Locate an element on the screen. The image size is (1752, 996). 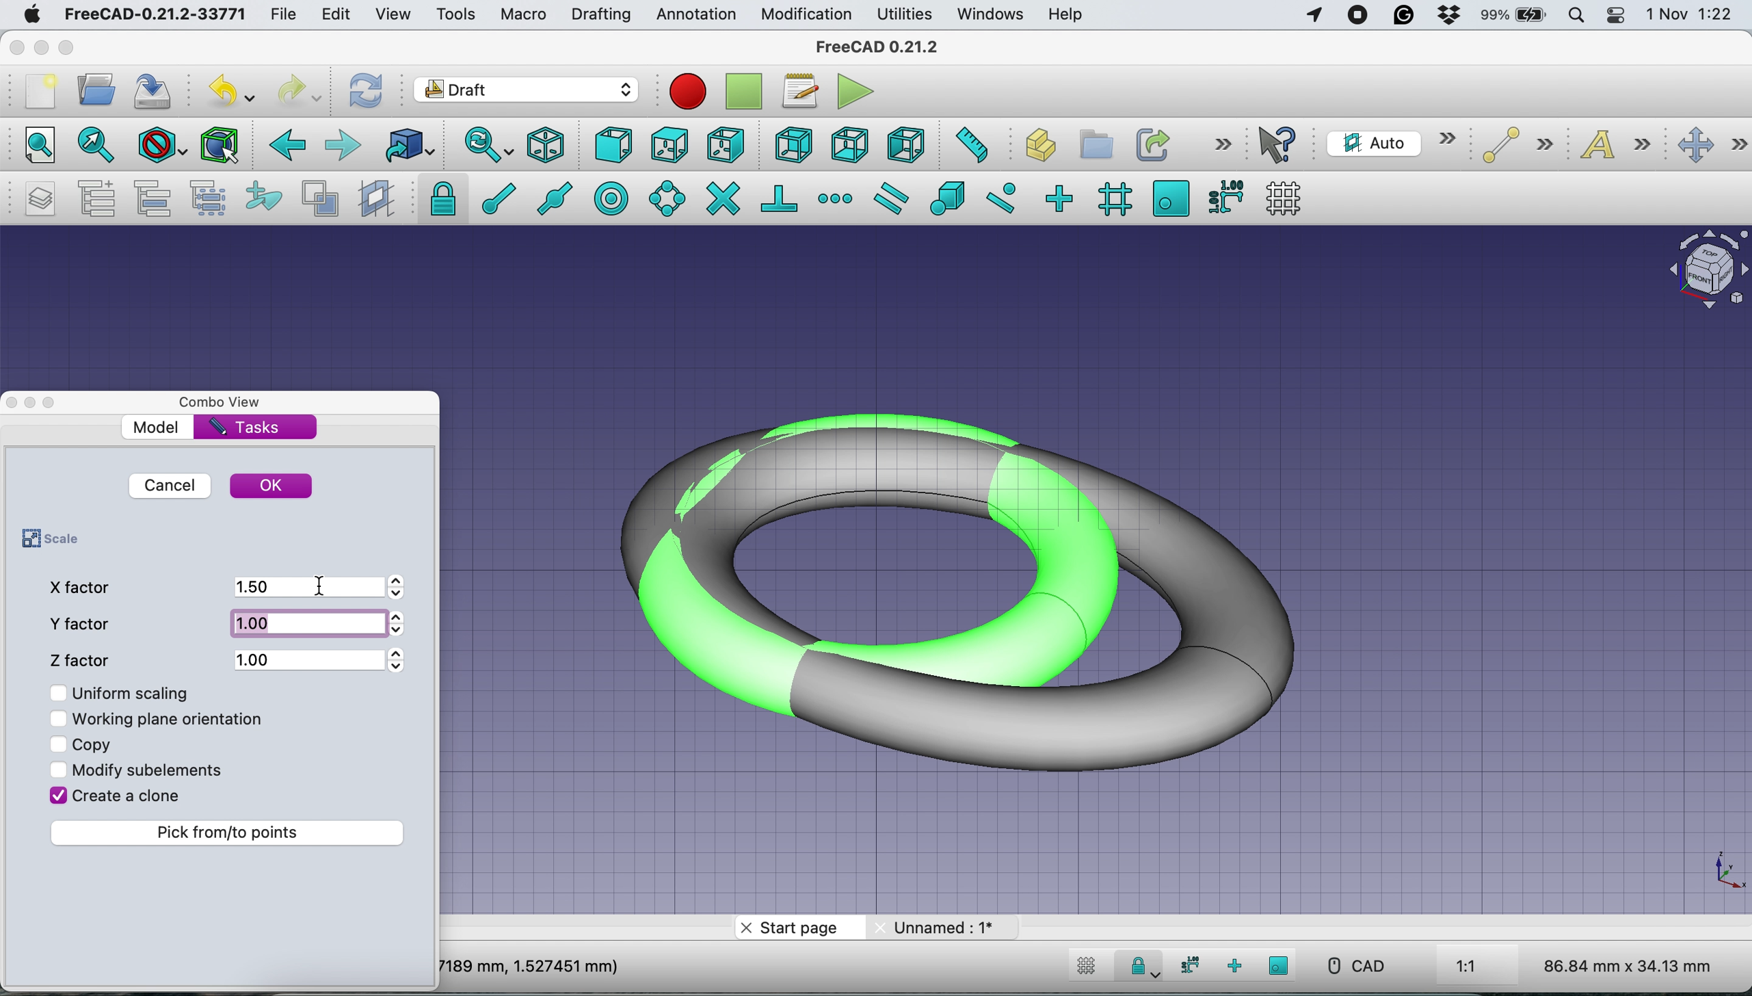
isometric is located at coordinates (547, 144).